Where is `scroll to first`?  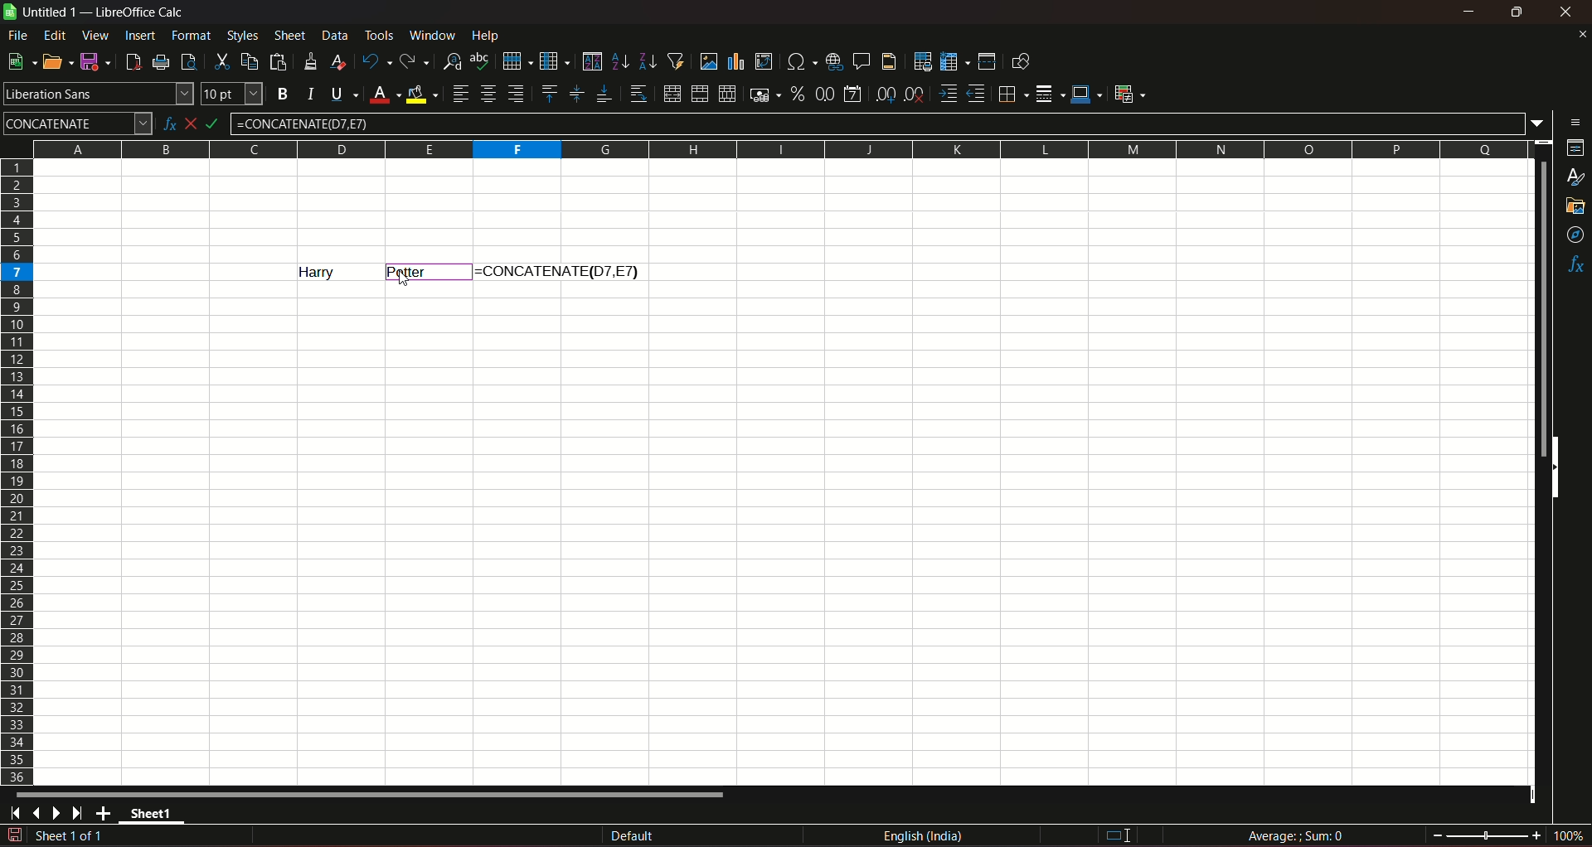
scroll to first is located at coordinates (10, 816).